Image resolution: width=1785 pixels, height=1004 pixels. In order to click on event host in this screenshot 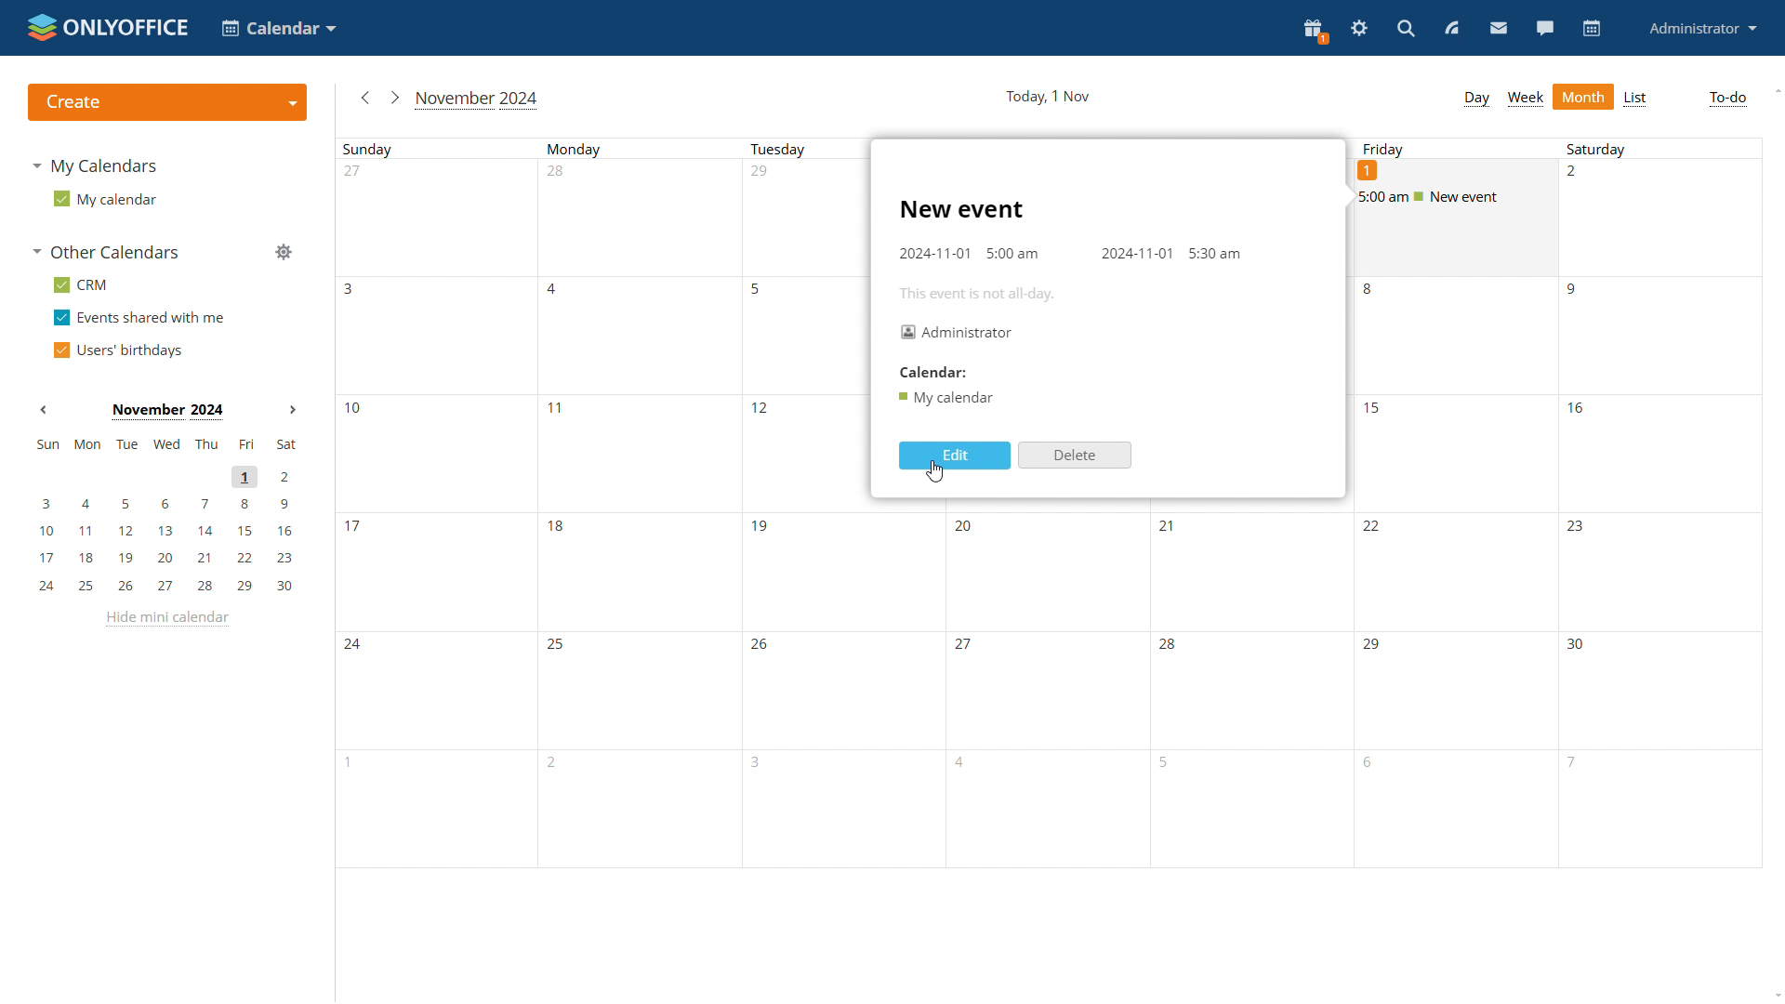, I will do `click(957, 332)`.